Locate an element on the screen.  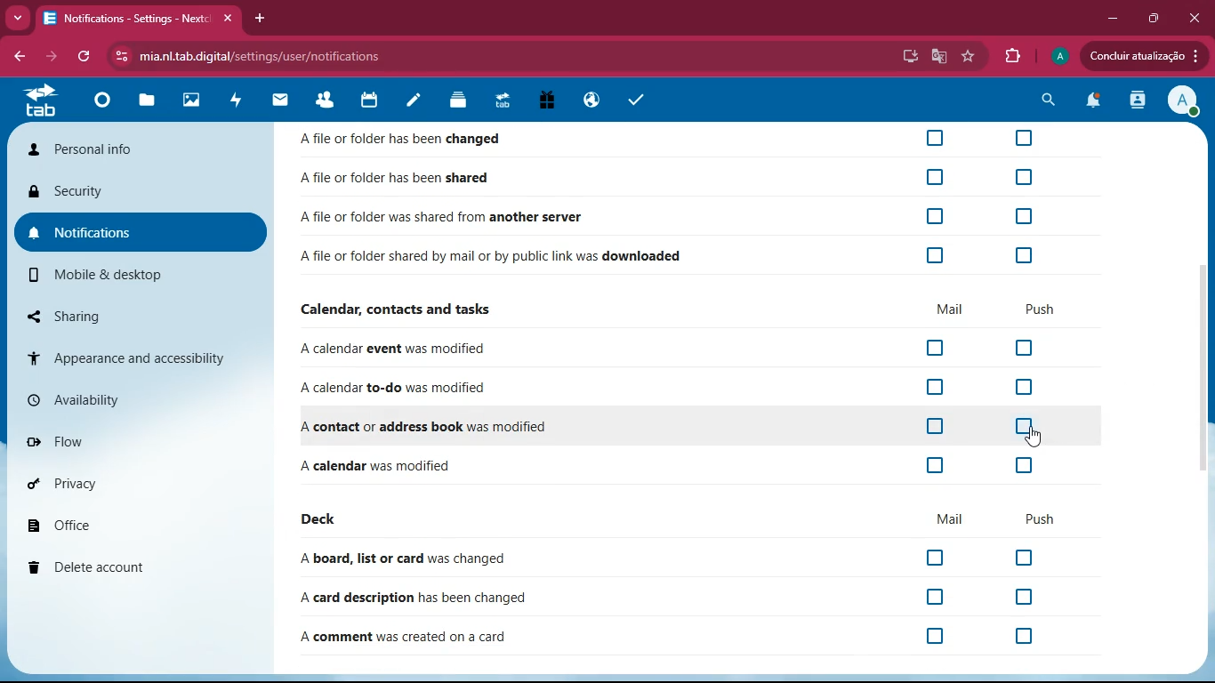
notifications is located at coordinates (1091, 103).